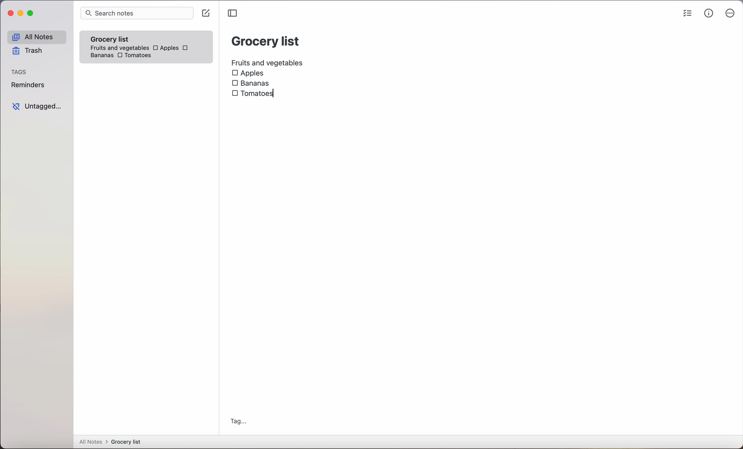 The image size is (743, 449). I want to click on toggle sidebar, so click(233, 13).